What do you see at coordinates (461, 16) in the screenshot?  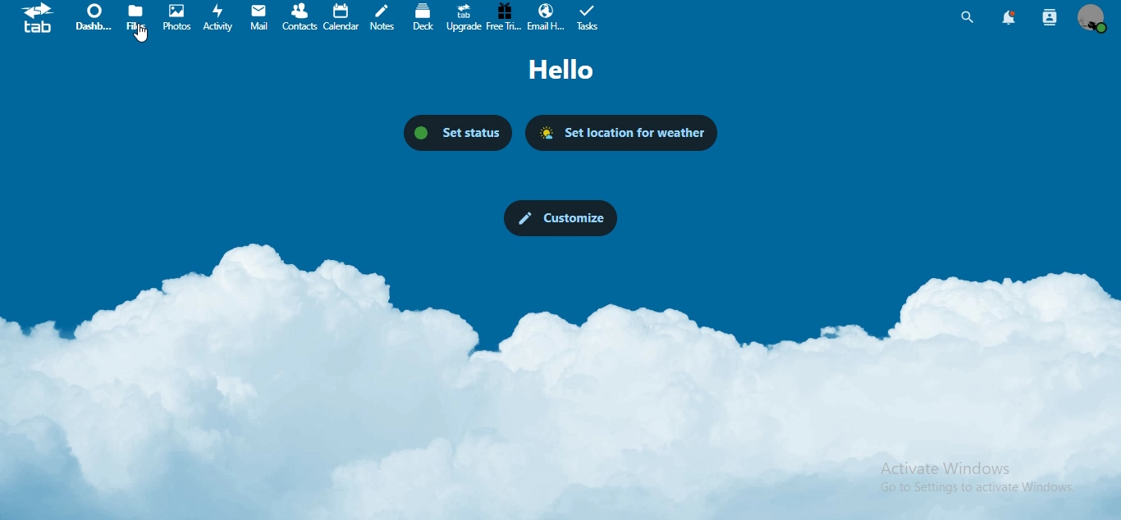 I see `upgrade trial` at bounding box center [461, 16].